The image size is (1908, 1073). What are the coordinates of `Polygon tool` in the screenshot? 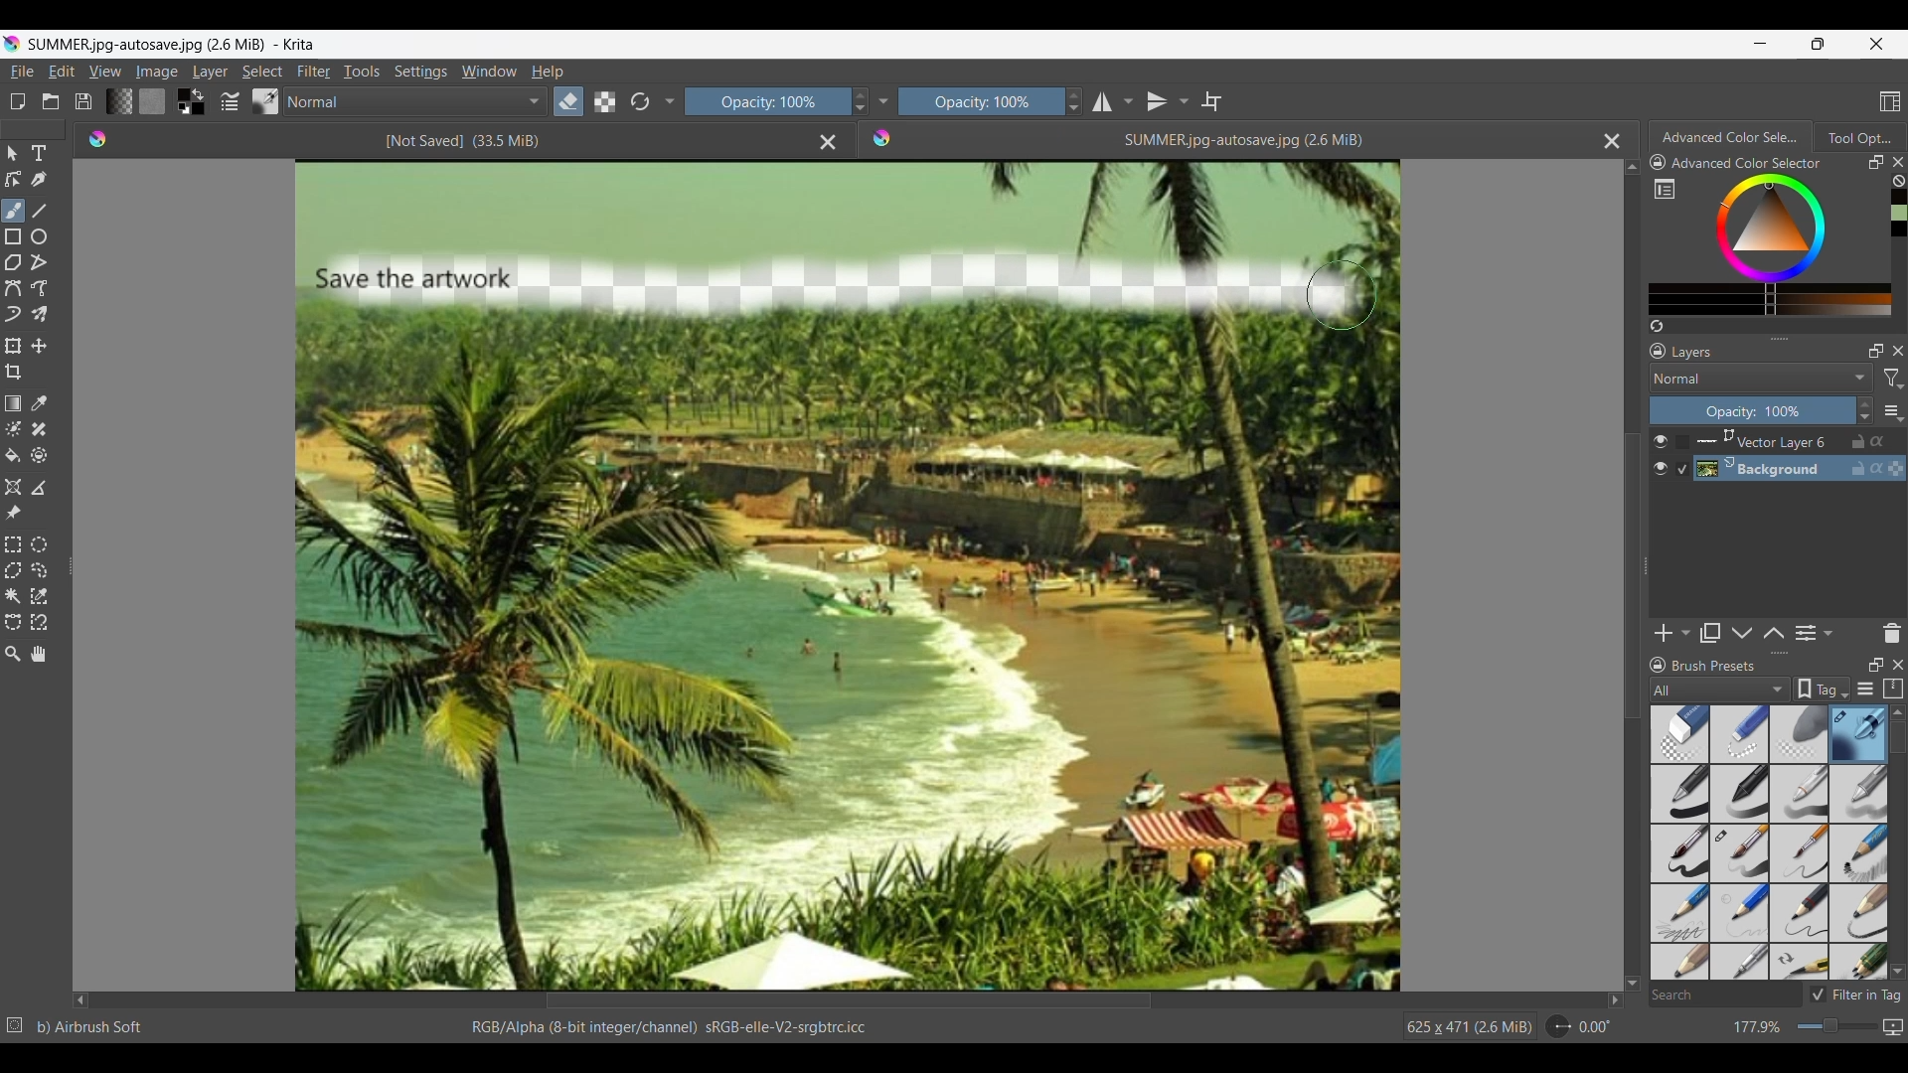 It's located at (14, 262).